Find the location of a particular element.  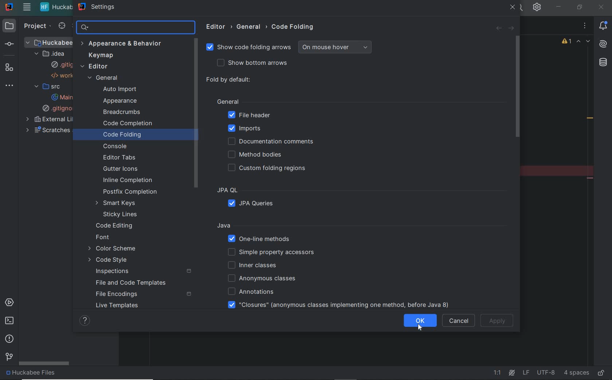

.idea is located at coordinates (52, 54).